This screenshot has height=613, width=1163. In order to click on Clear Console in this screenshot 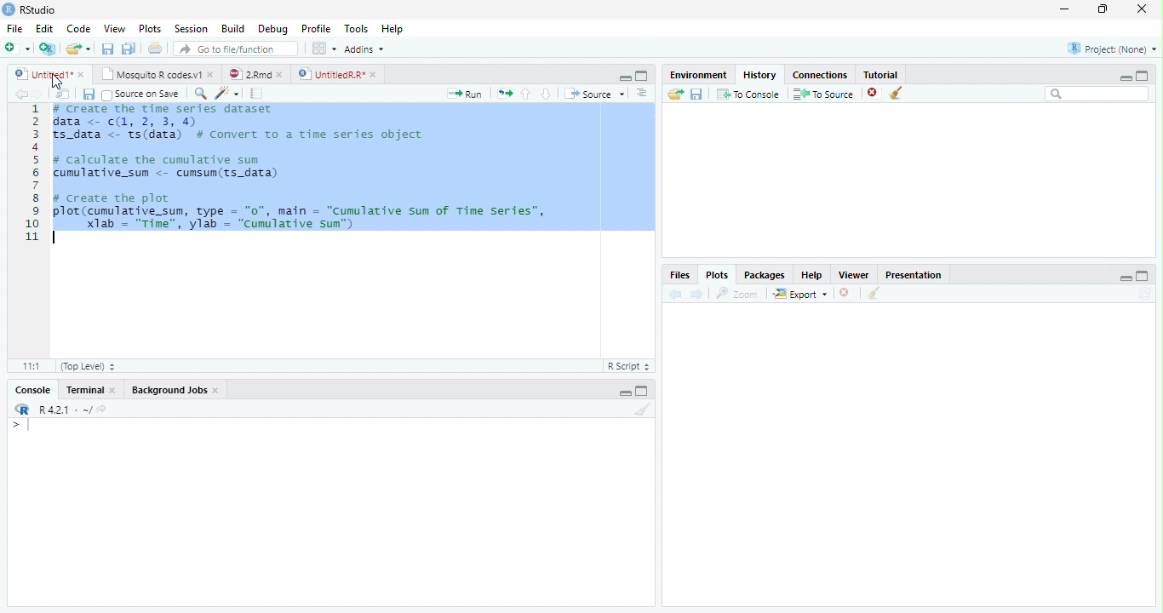, I will do `click(874, 295)`.